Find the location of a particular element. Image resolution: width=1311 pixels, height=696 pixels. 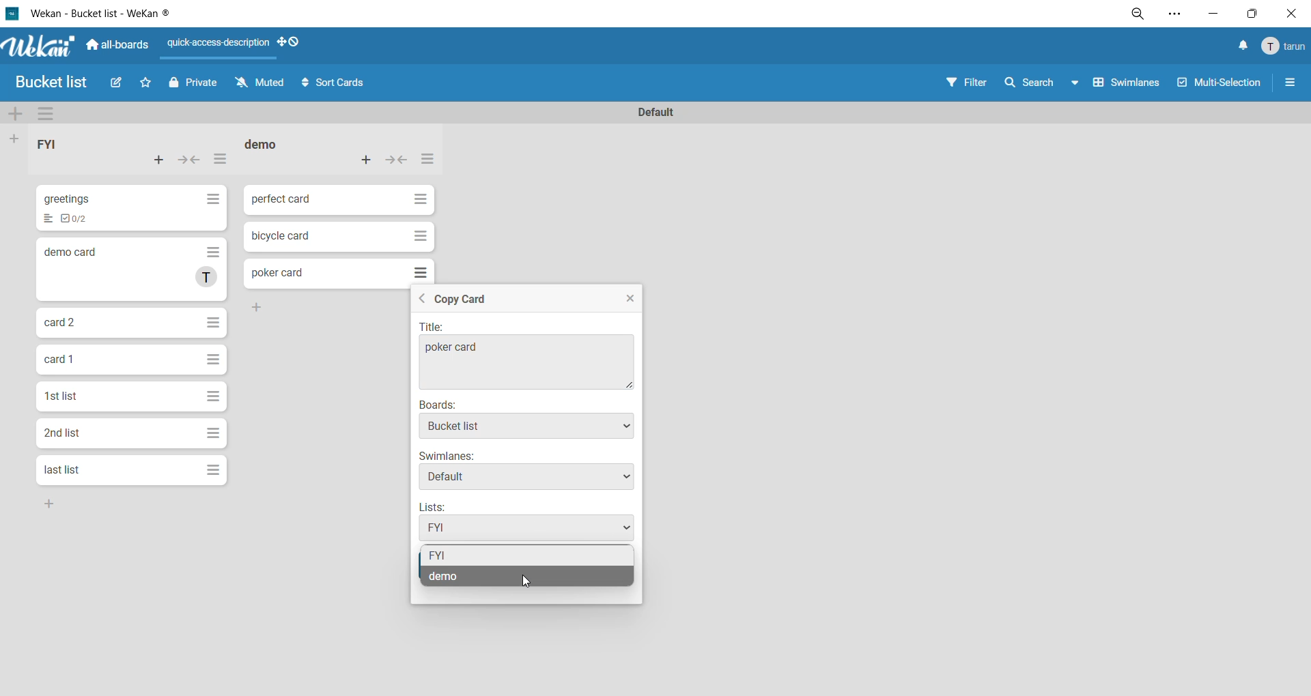

multiselection is located at coordinates (1221, 83).